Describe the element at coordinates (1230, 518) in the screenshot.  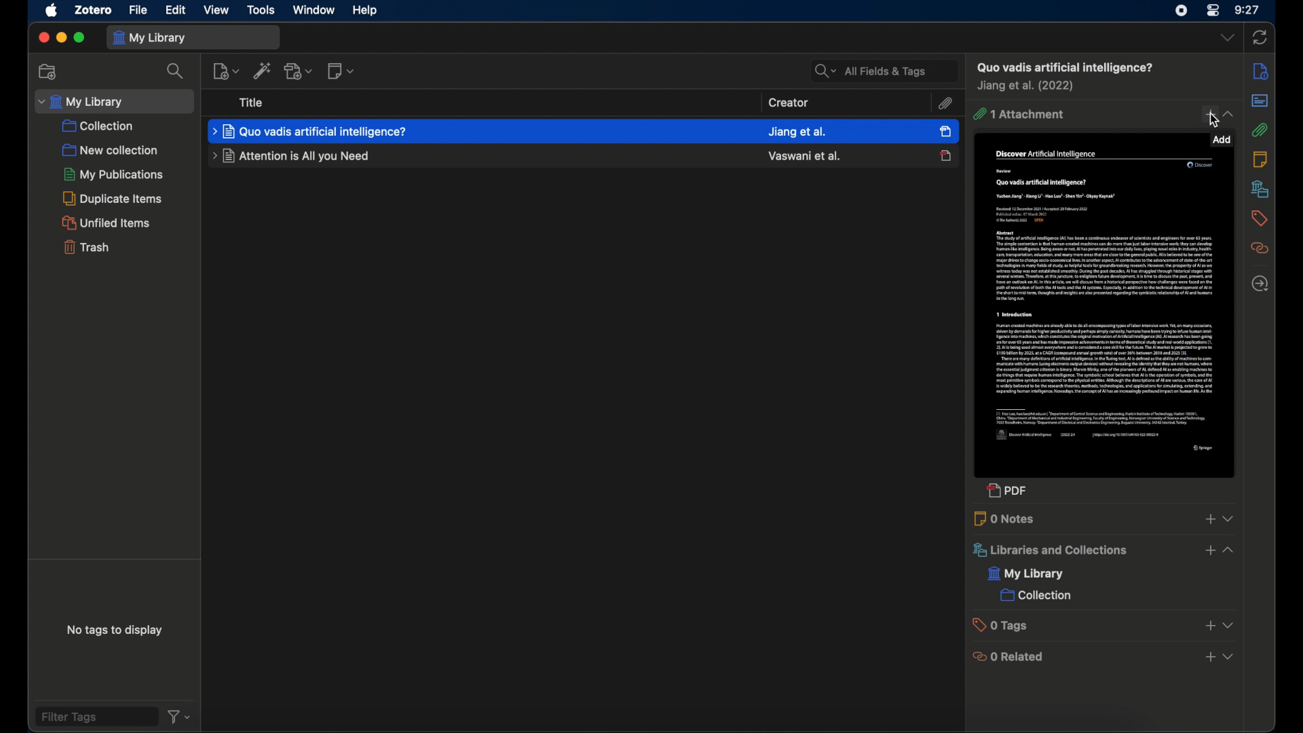
I see `dropdown menu` at that location.